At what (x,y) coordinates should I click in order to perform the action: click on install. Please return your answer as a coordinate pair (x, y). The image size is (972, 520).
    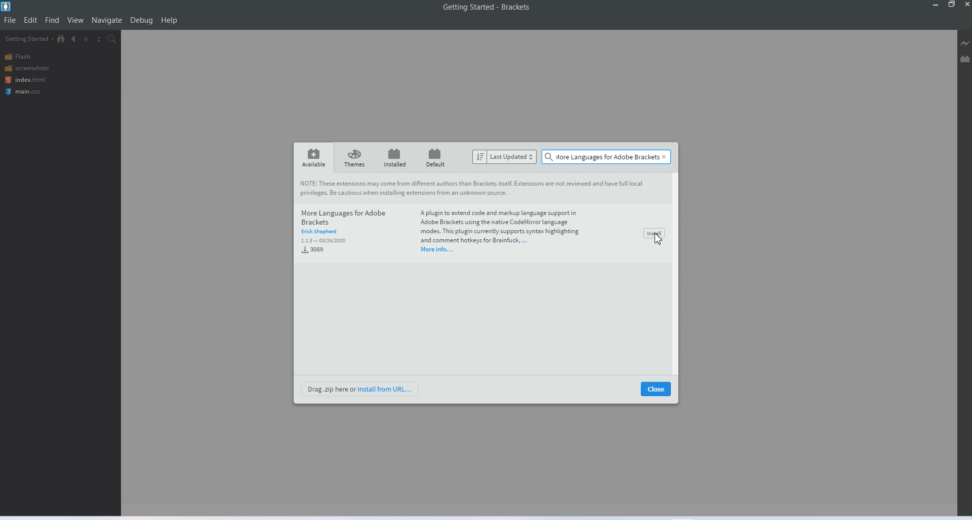
    Looking at the image, I should click on (655, 233).